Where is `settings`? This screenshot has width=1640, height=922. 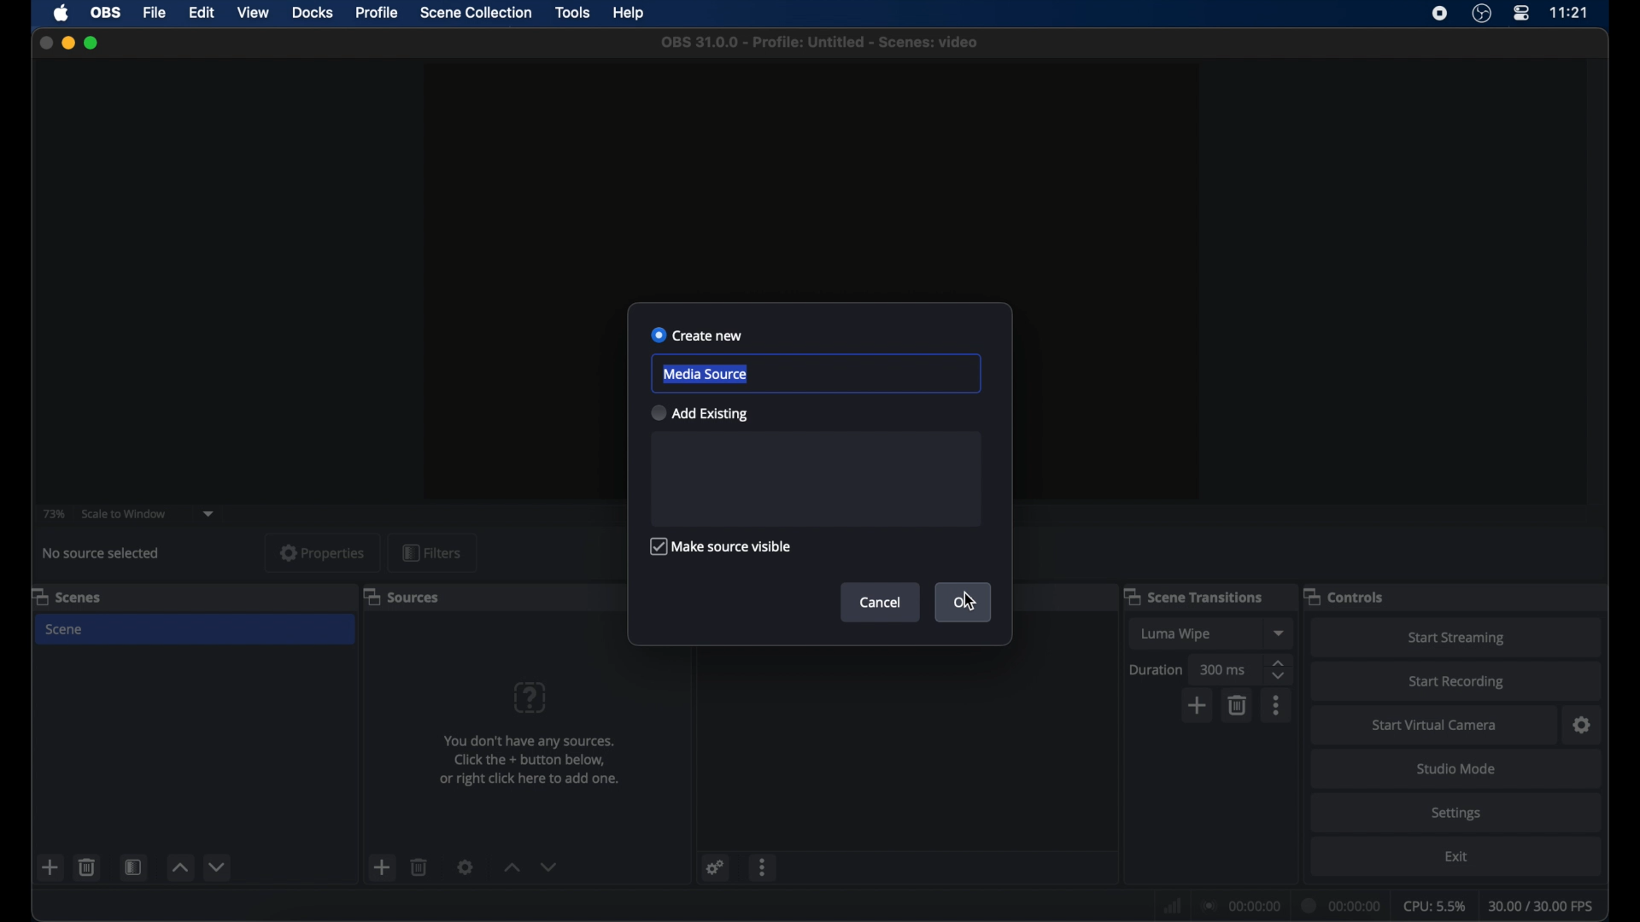 settings is located at coordinates (466, 867).